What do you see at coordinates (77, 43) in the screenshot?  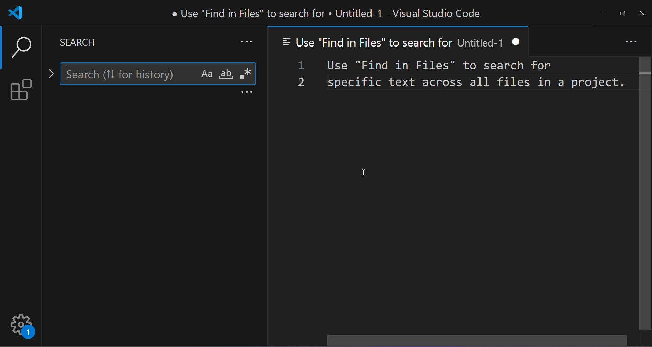 I see `search` at bounding box center [77, 43].